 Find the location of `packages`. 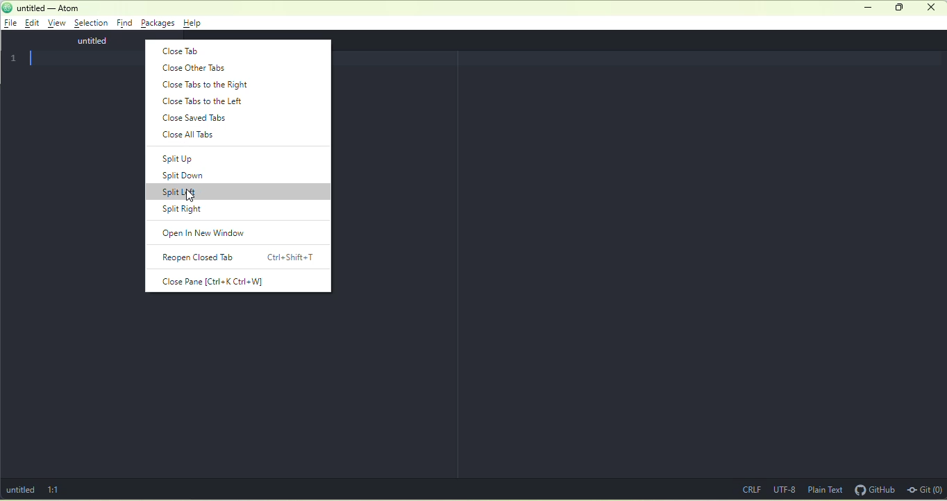

packages is located at coordinates (158, 24).